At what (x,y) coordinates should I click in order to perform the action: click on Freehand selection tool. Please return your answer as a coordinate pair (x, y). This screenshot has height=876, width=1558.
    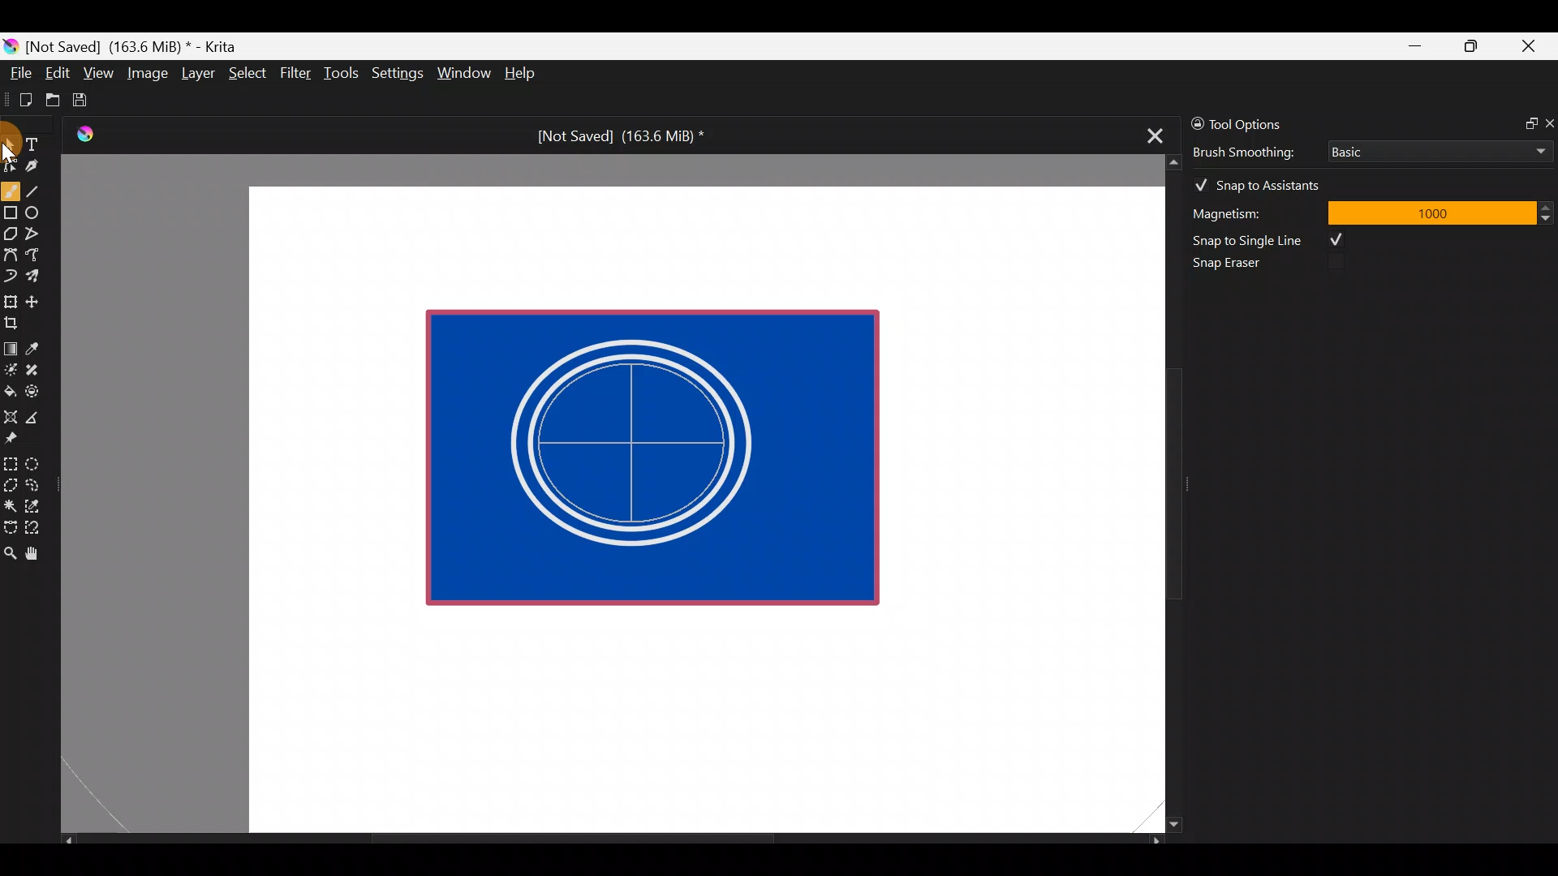
    Looking at the image, I should click on (36, 483).